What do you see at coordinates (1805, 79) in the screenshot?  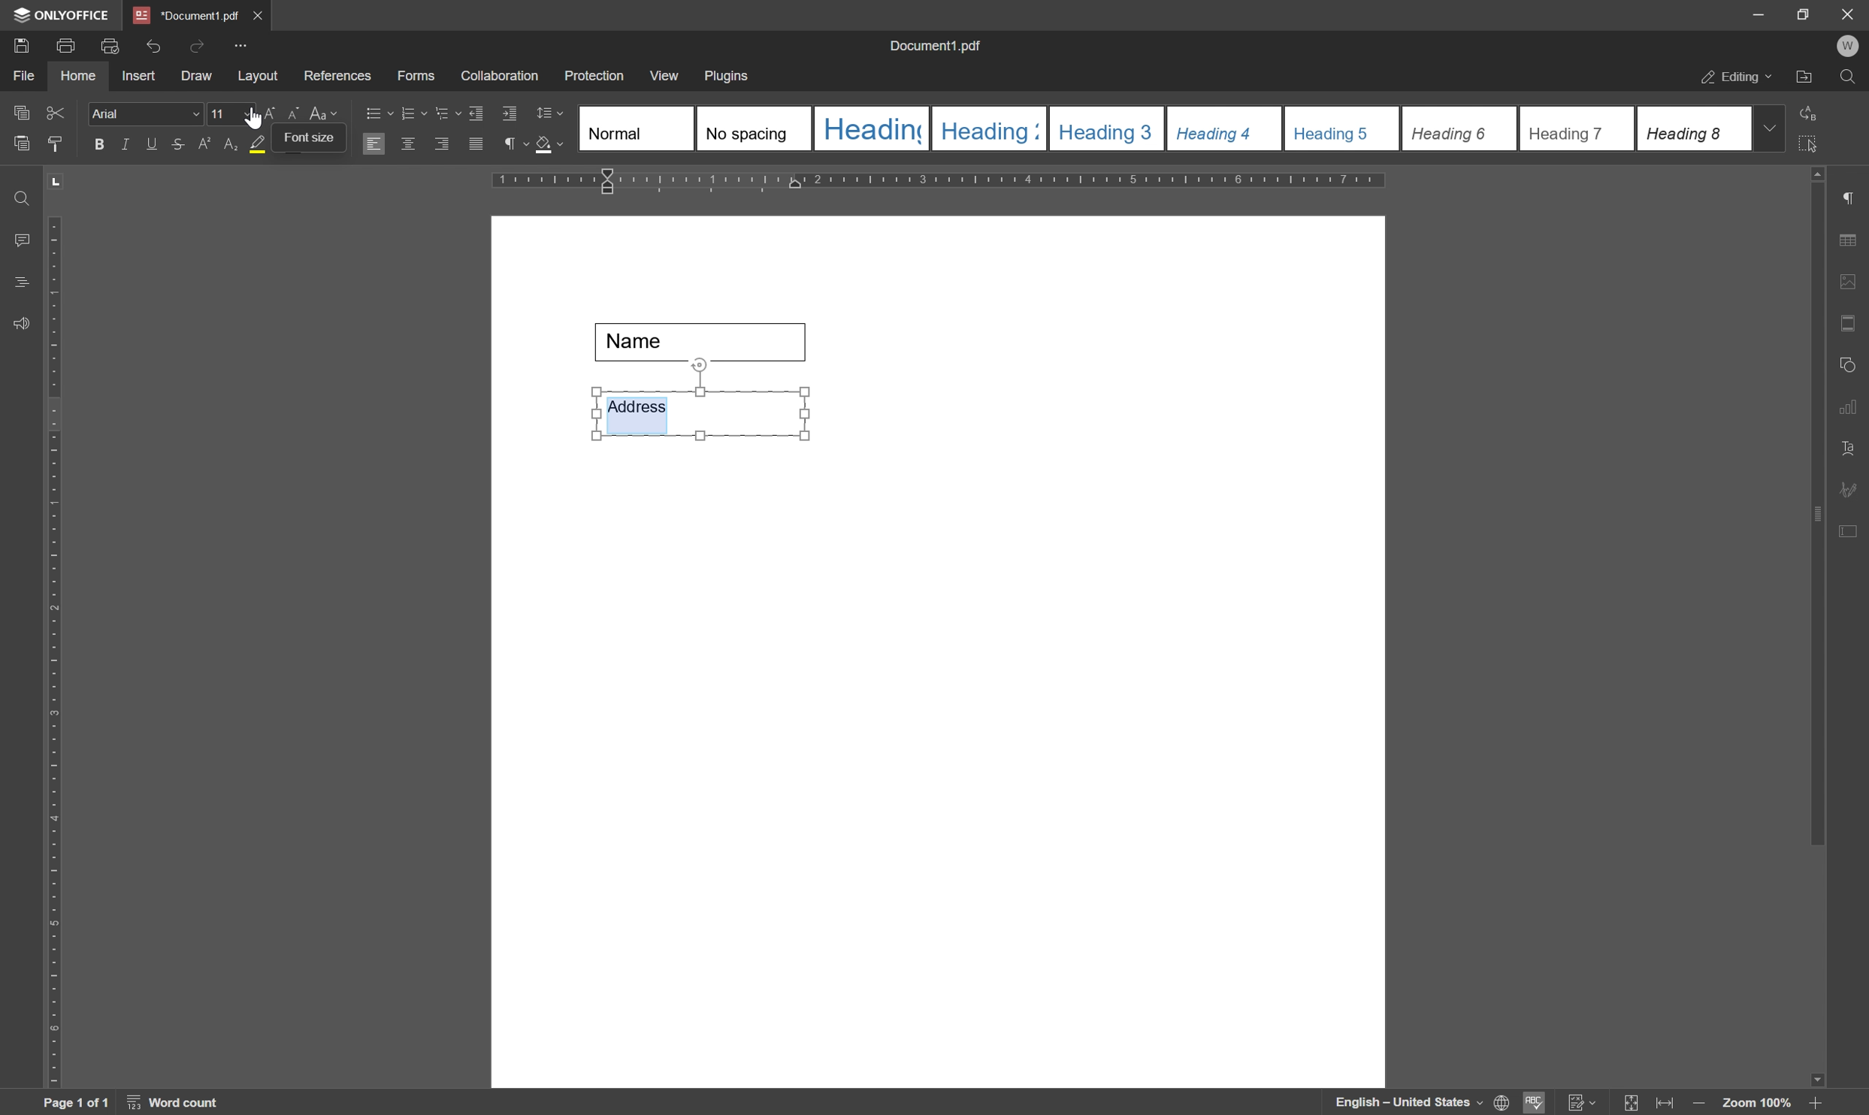 I see `open file location` at bounding box center [1805, 79].